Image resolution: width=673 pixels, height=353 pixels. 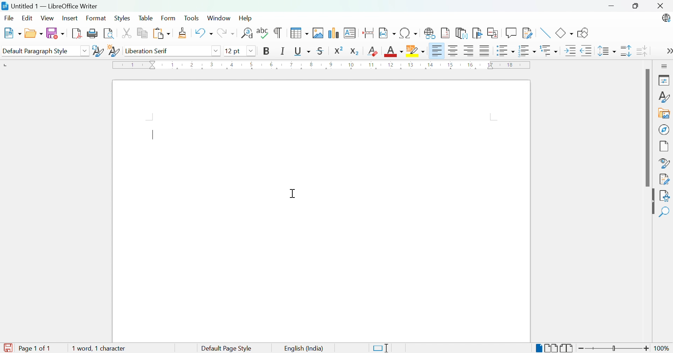 What do you see at coordinates (613, 7) in the screenshot?
I see `Minimize` at bounding box center [613, 7].